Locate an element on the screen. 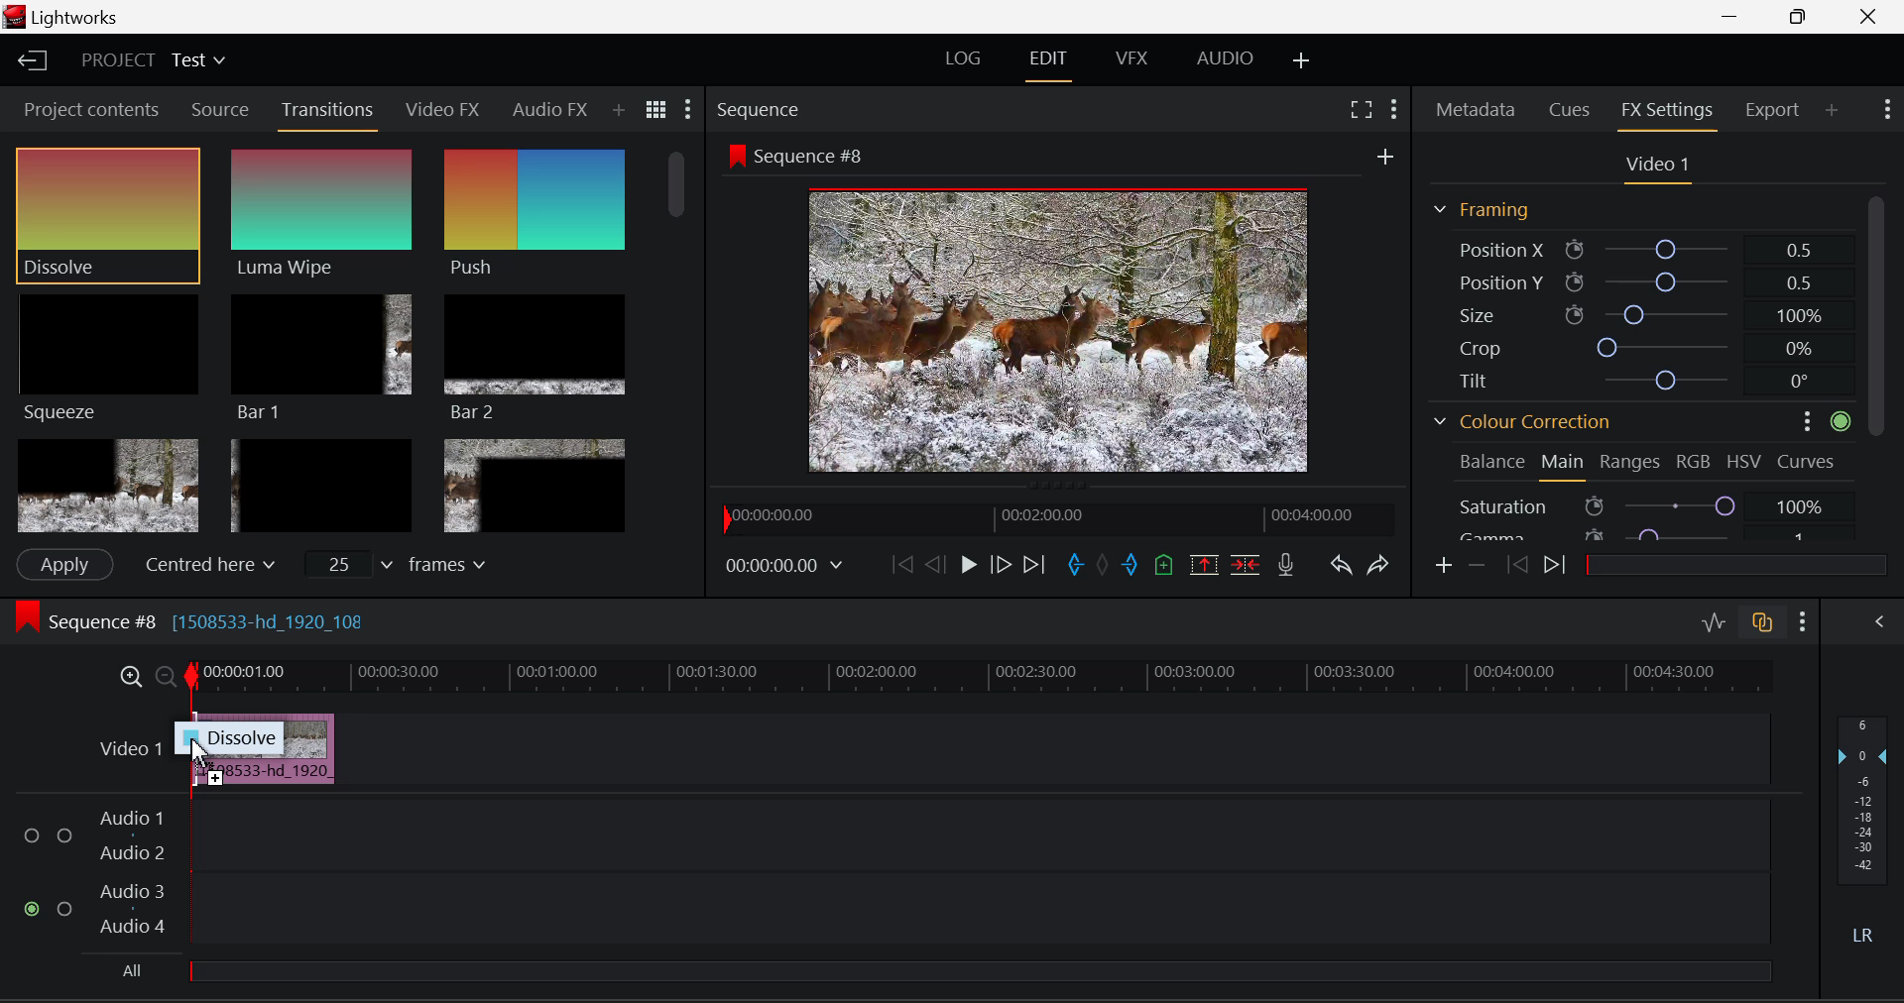 Image resolution: width=1904 pixels, height=1003 pixels. Cues is located at coordinates (1569, 110).